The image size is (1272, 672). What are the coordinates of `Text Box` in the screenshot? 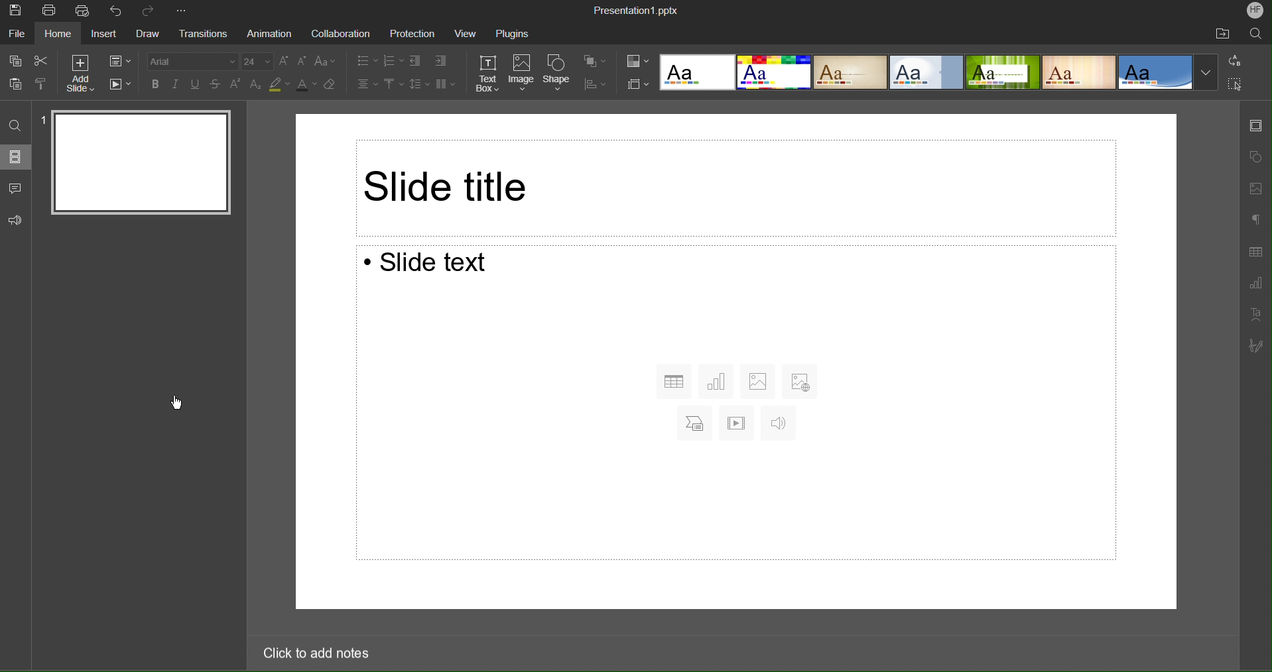 It's located at (489, 74).